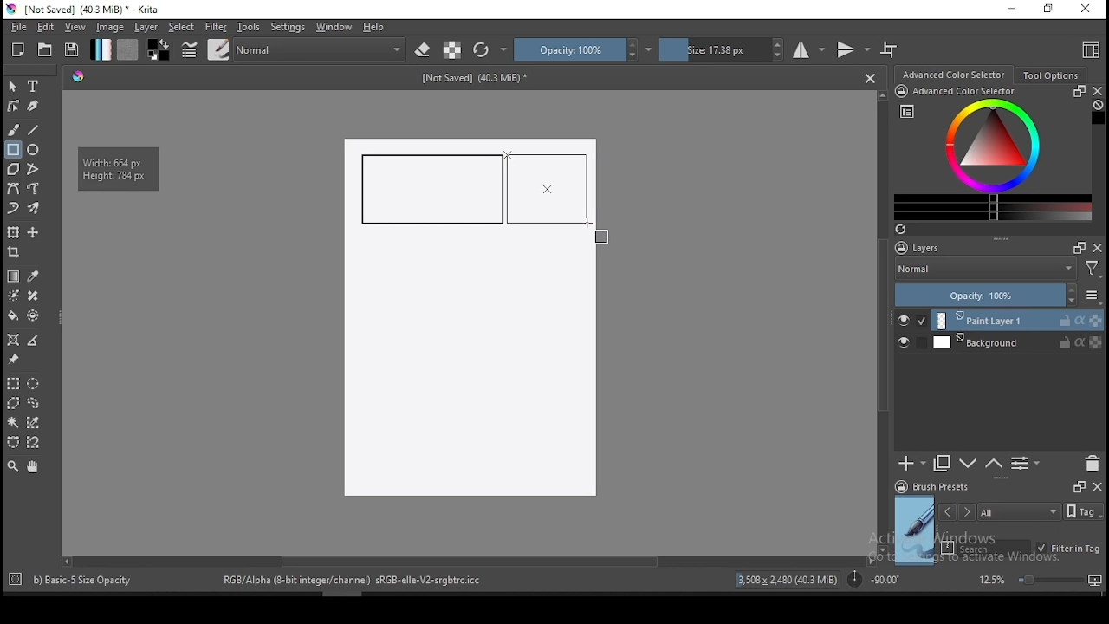 The height and width of the screenshot is (624, 1109). What do you see at coordinates (912, 463) in the screenshot?
I see `new layer` at bounding box center [912, 463].